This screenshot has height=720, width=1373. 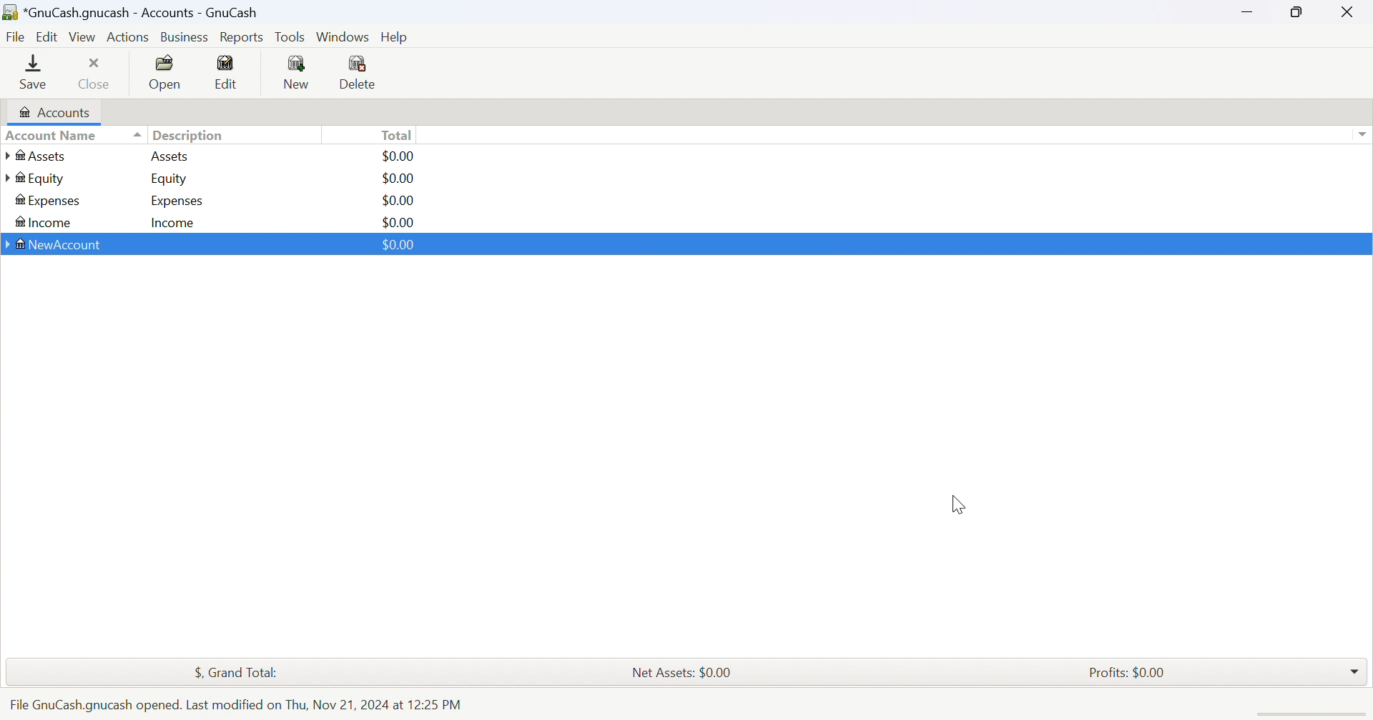 What do you see at coordinates (1299, 11) in the screenshot?
I see `Restore Down` at bounding box center [1299, 11].